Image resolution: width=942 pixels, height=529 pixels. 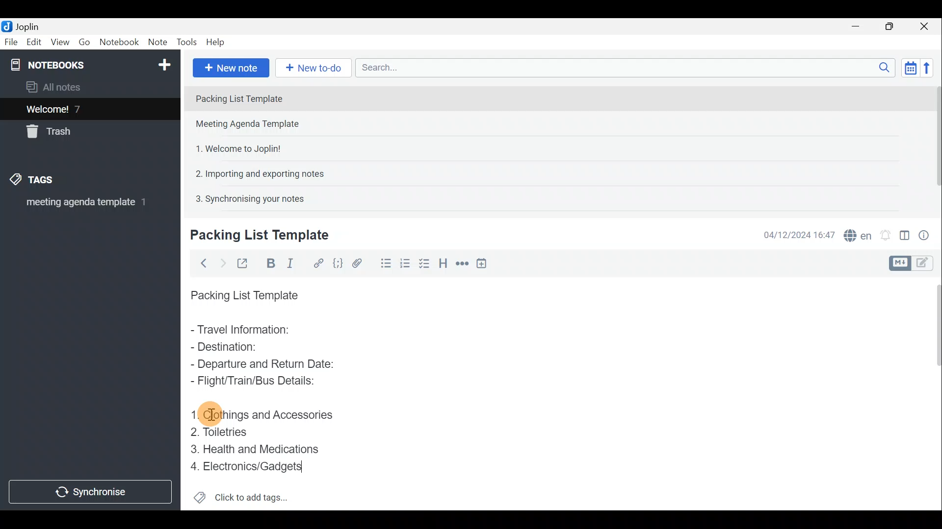 What do you see at coordinates (855, 234) in the screenshot?
I see `Spell checker` at bounding box center [855, 234].